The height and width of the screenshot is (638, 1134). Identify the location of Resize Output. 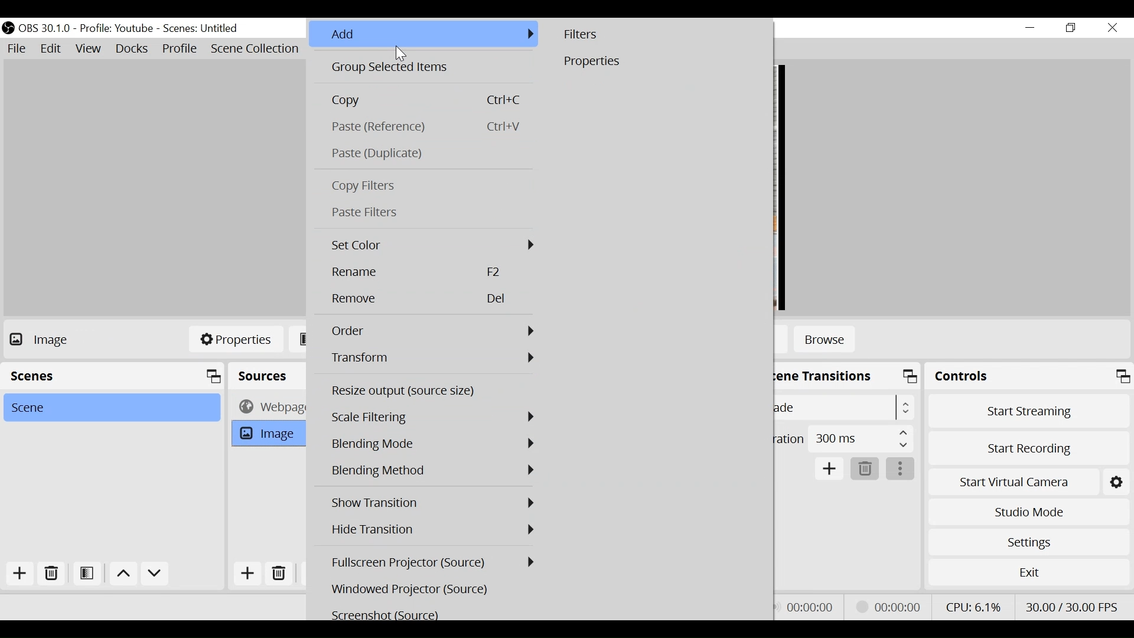
(431, 392).